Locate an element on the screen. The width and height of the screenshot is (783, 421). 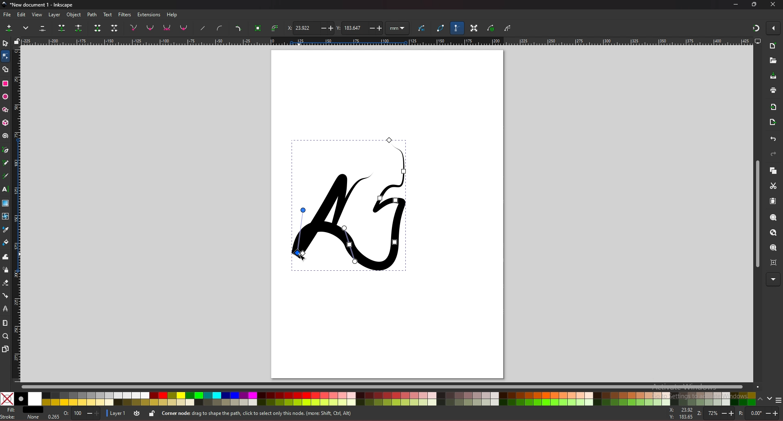
calligraphy is located at coordinates (5, 176).